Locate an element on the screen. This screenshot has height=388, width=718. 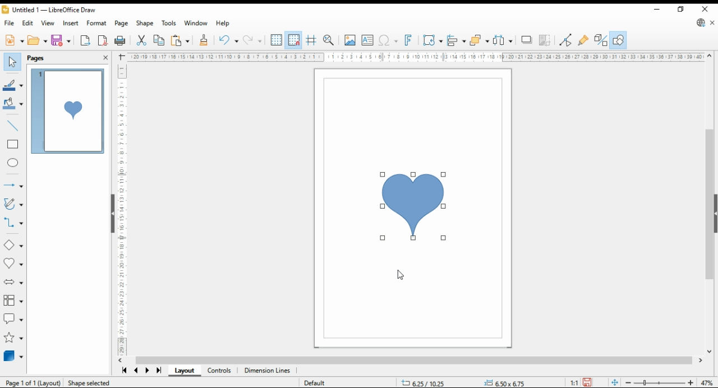
3D objects is located at coordinates (13, 356).